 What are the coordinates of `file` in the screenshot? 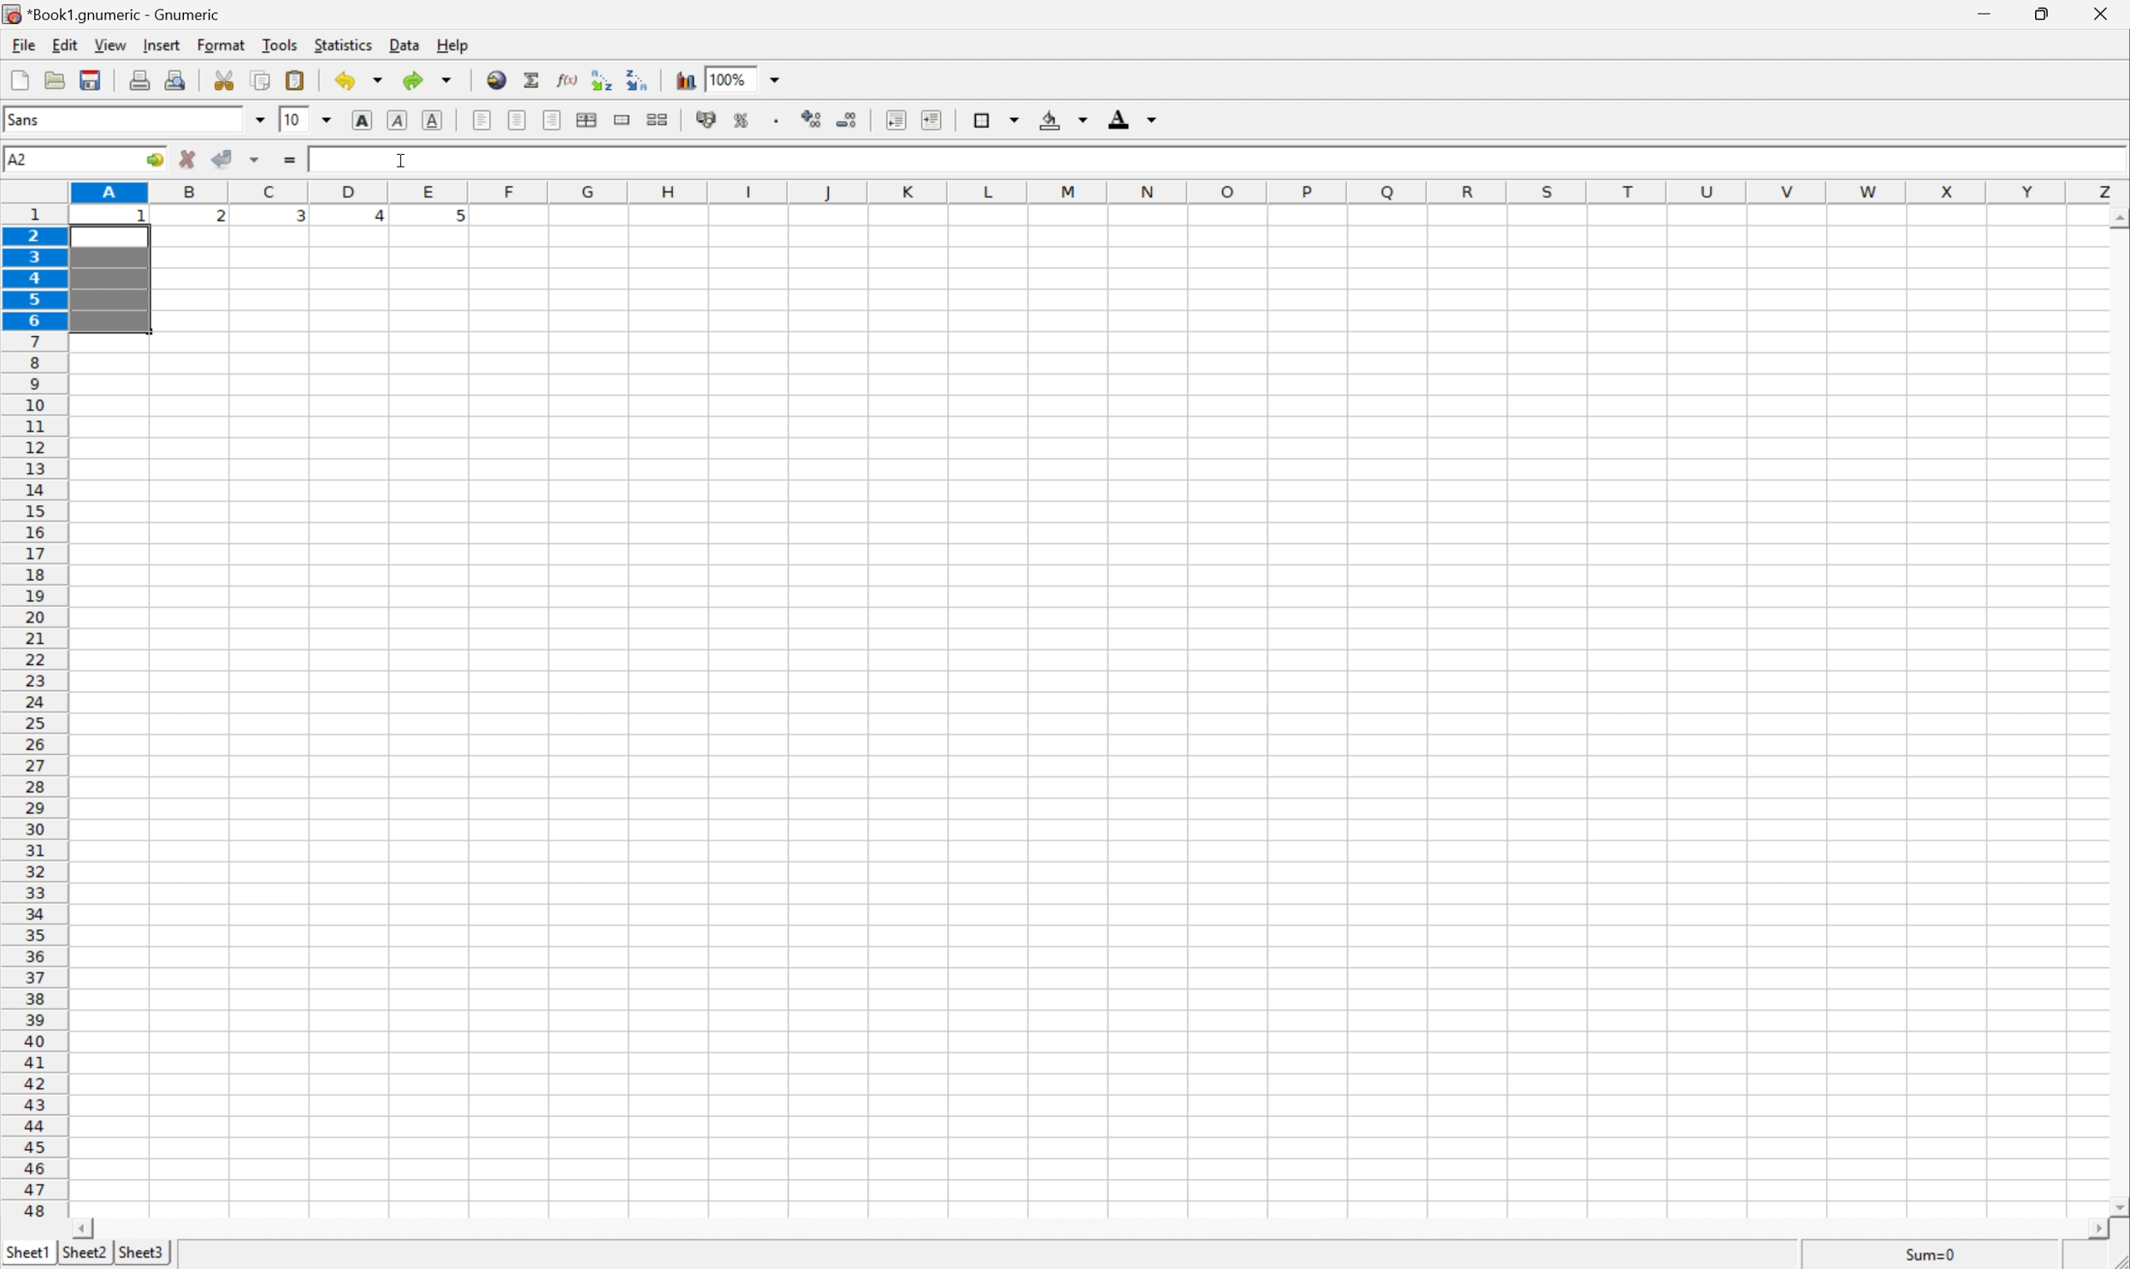 It's located at (17, 44).